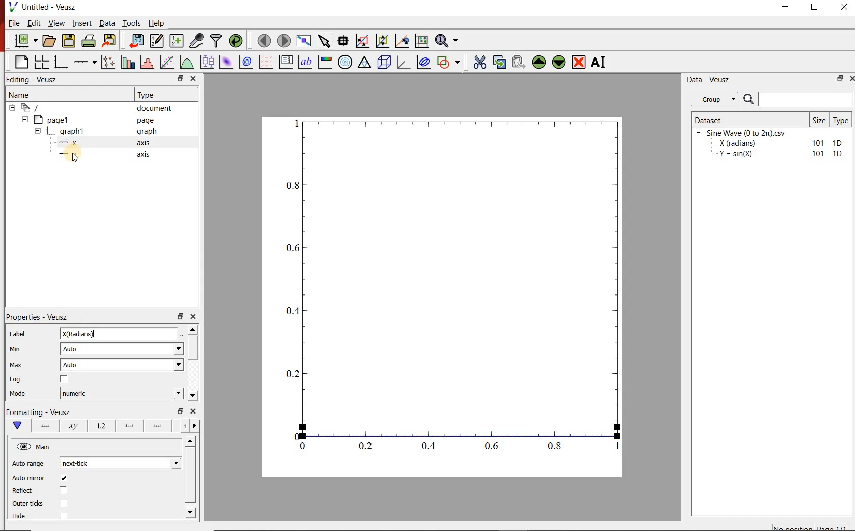 The width and height of the screenshot is (855, 531). Describe the element at coordinates (217, 41) in the screenshot. I see `filter data` at that location.